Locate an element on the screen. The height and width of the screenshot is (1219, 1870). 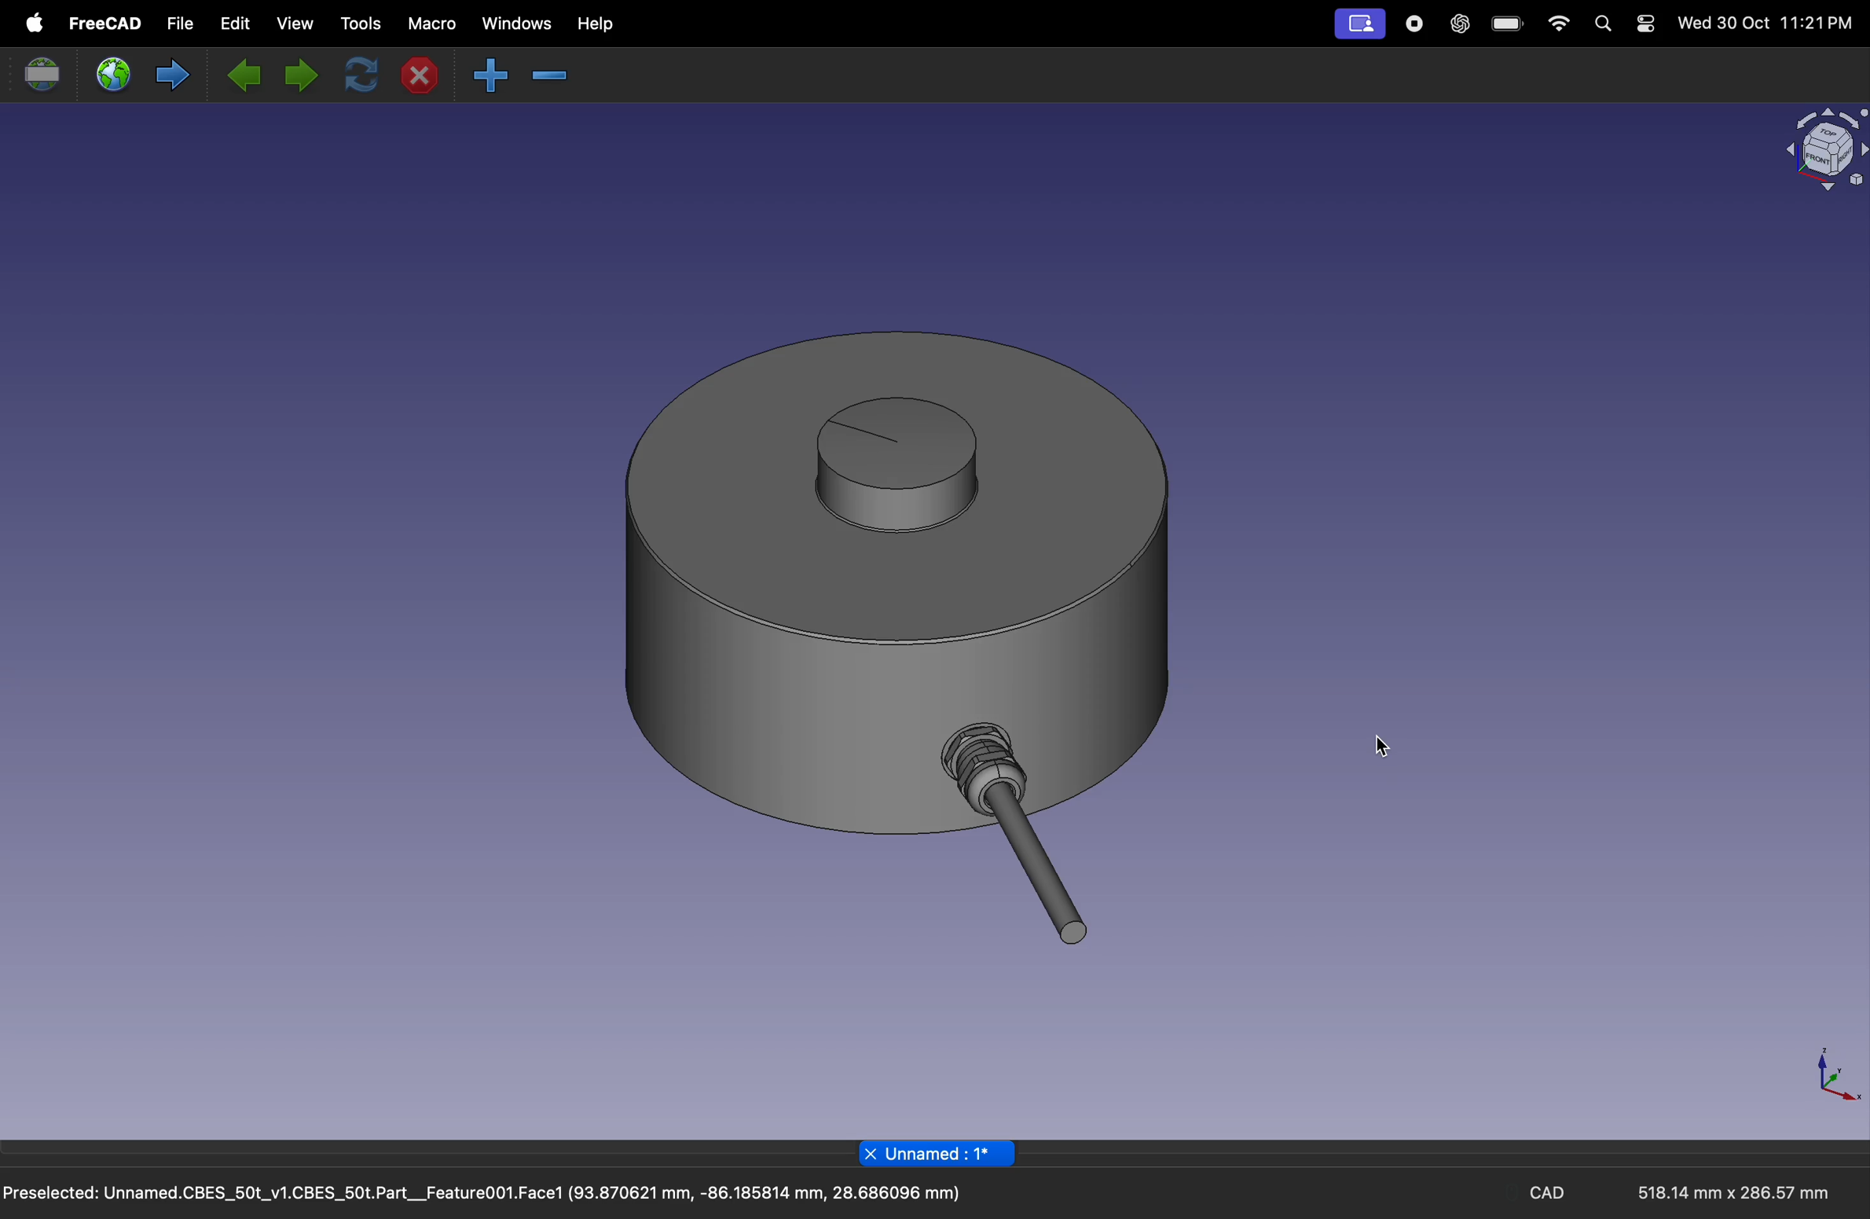
settings is located at coordinates (1644, 24).